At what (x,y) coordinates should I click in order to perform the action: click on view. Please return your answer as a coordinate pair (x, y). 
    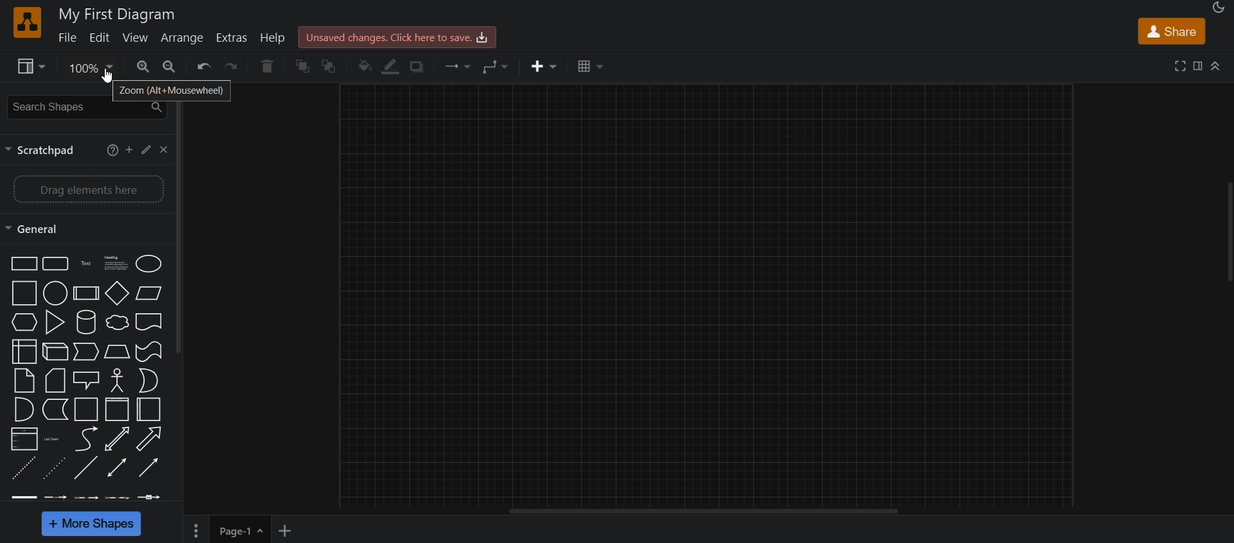
    Looking at the image, I should click on (33, 67).